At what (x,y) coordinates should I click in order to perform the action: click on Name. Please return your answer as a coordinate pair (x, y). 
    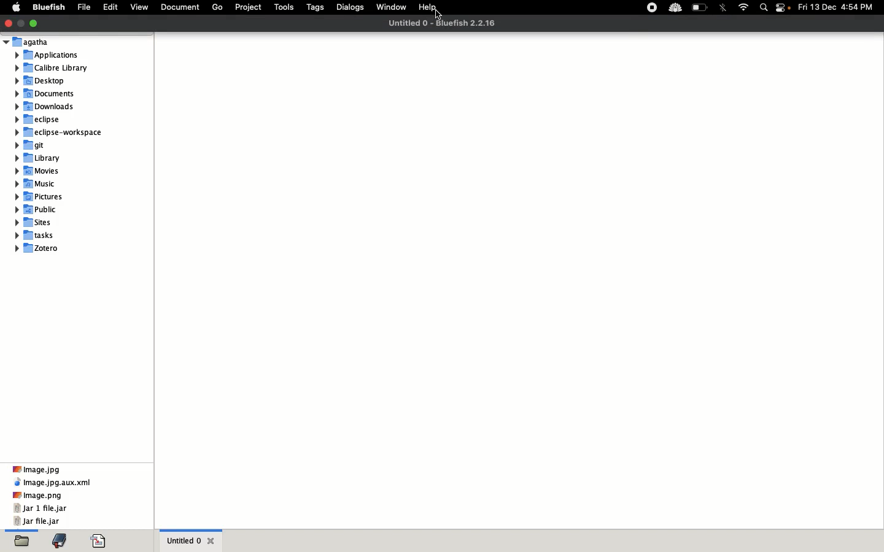
    Looking at the image, I should click on (409, 24).